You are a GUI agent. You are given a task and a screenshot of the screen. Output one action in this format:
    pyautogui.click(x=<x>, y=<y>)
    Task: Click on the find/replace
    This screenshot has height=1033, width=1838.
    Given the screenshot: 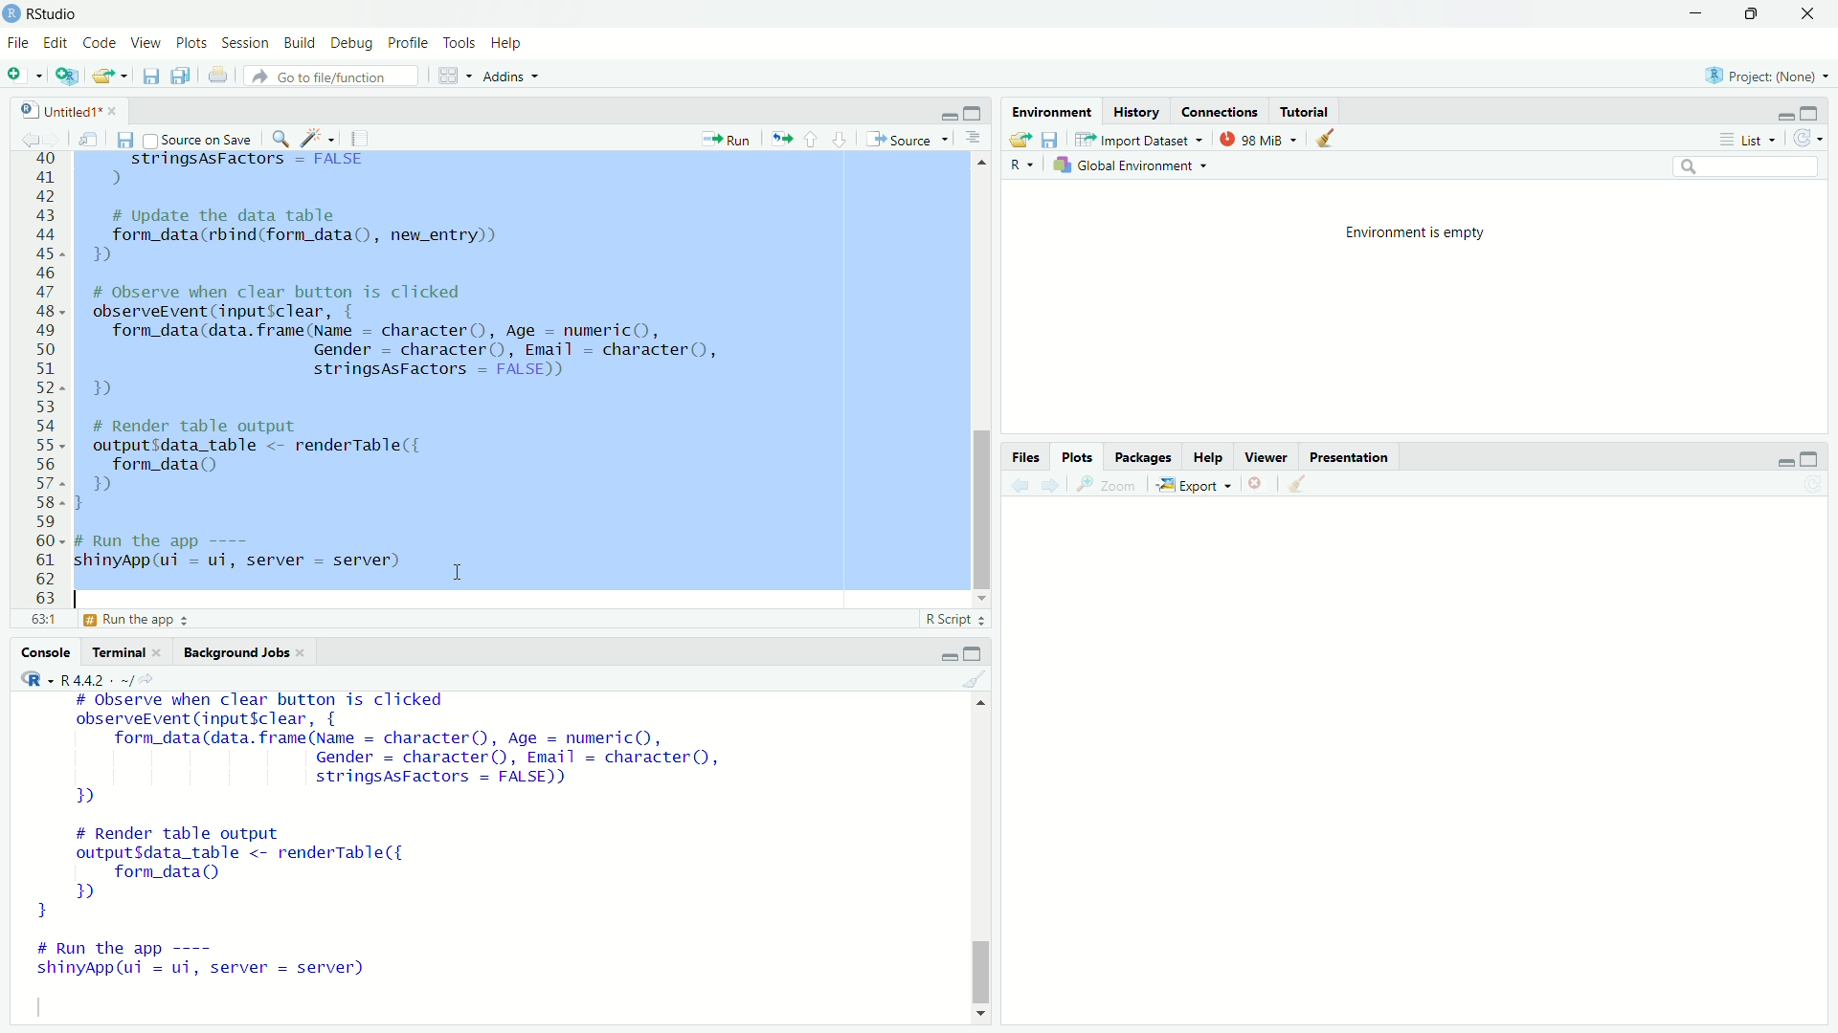 What is the action you would take?
    pyautogui.click(x=278, y=137)
    